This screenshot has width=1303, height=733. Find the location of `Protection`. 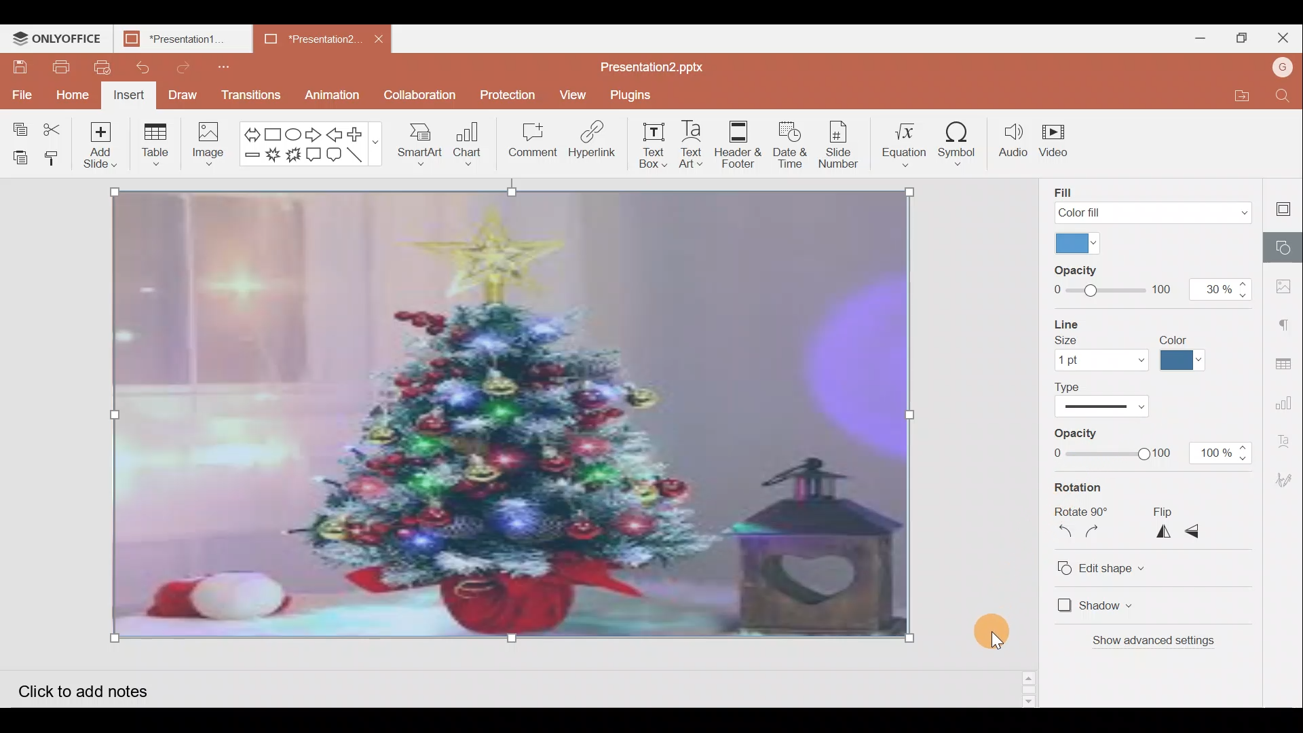

Protection is located at coordinates (504, 94).